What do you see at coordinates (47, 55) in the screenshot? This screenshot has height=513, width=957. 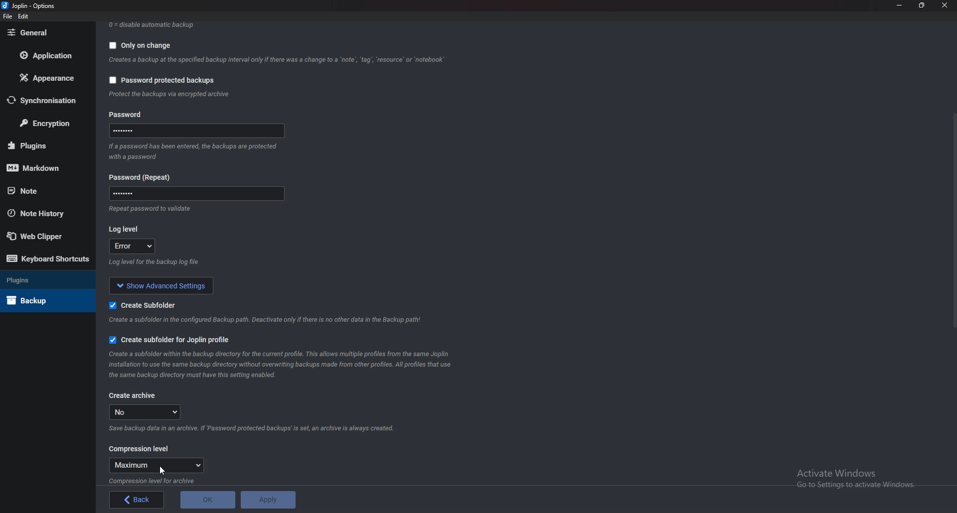 I see `Application` at bounding box center [47, 55].